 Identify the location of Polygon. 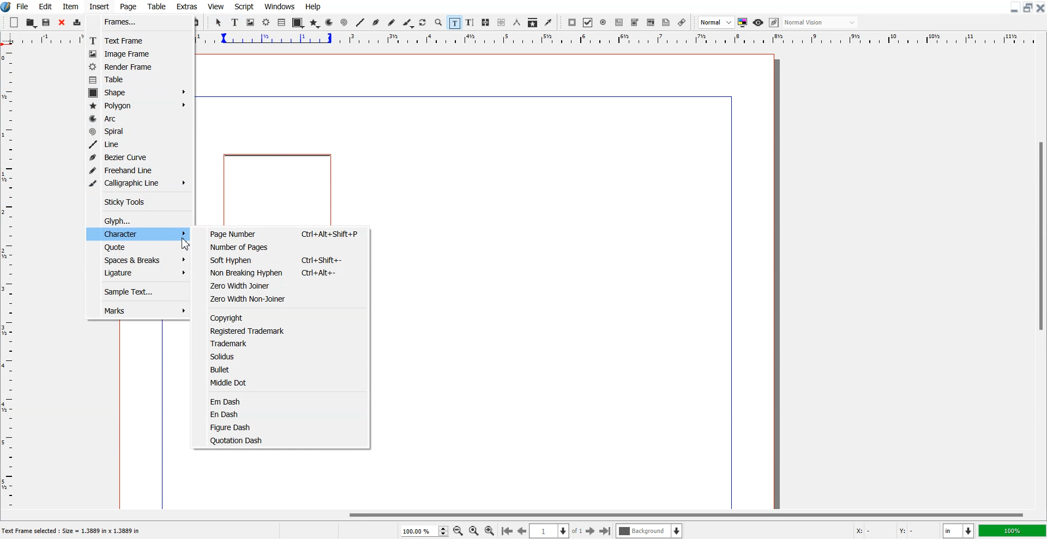
(315, 23).